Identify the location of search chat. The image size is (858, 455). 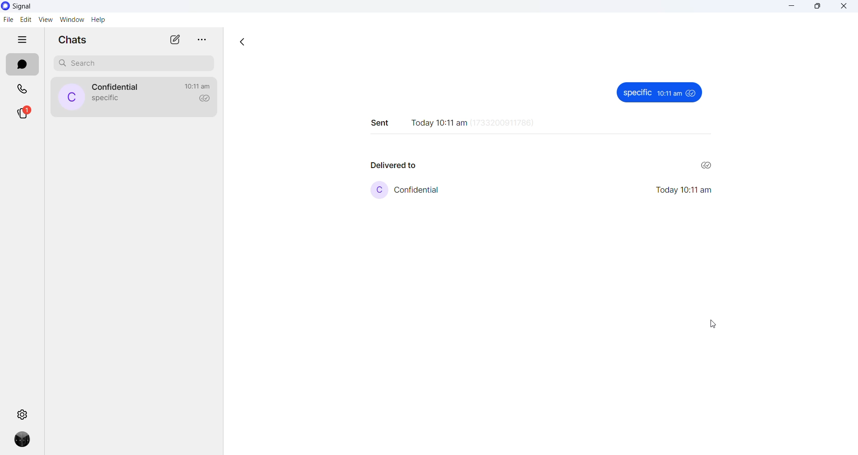
(135, 63).